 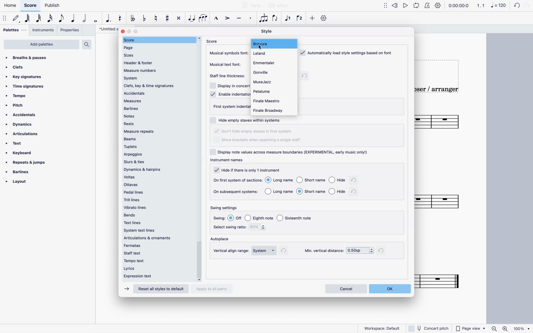 I want to click on #, so click(x=167, y=18).